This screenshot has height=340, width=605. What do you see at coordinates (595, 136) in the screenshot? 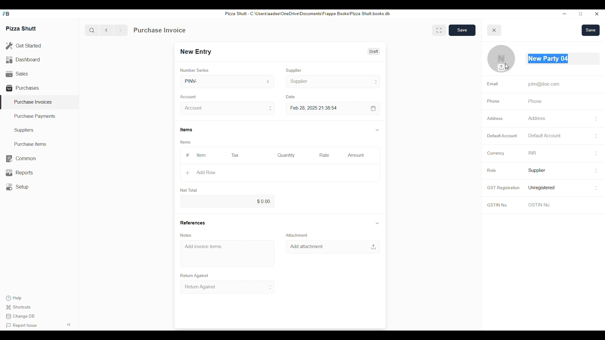
I see `buttons` at bounding box center [595, 136].